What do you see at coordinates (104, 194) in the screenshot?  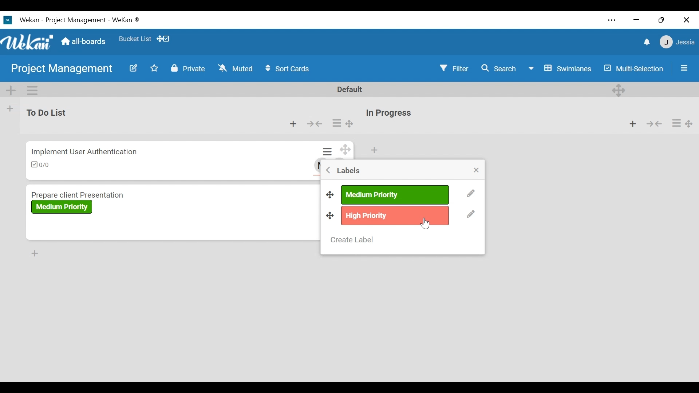 I see `Card Title` at bounding box center [104, 194].